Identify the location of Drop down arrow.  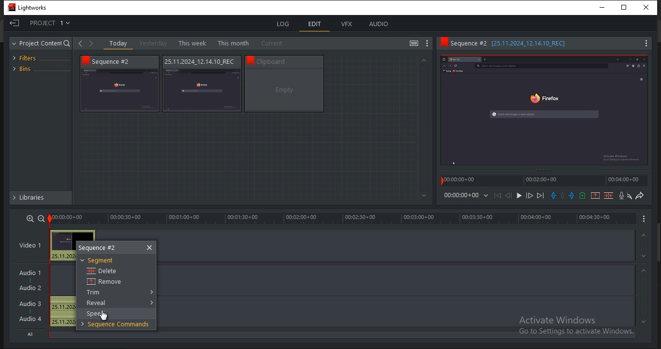
(150, 292).